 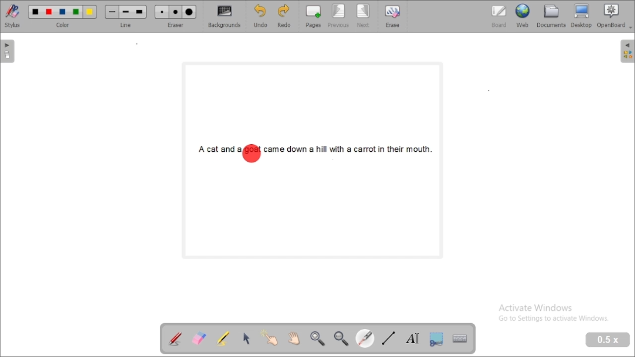 I want to click on annotate document, so click(x=176, y=338).